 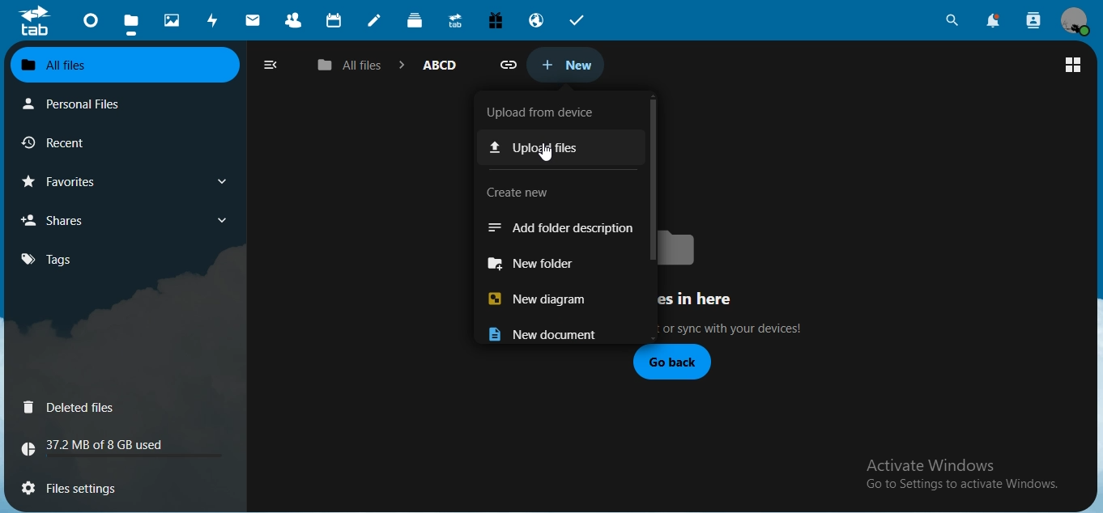 What do you see at coordinates (552, 299) in the screenshot?
I see `new diagram` at bounding box center [552, 299].